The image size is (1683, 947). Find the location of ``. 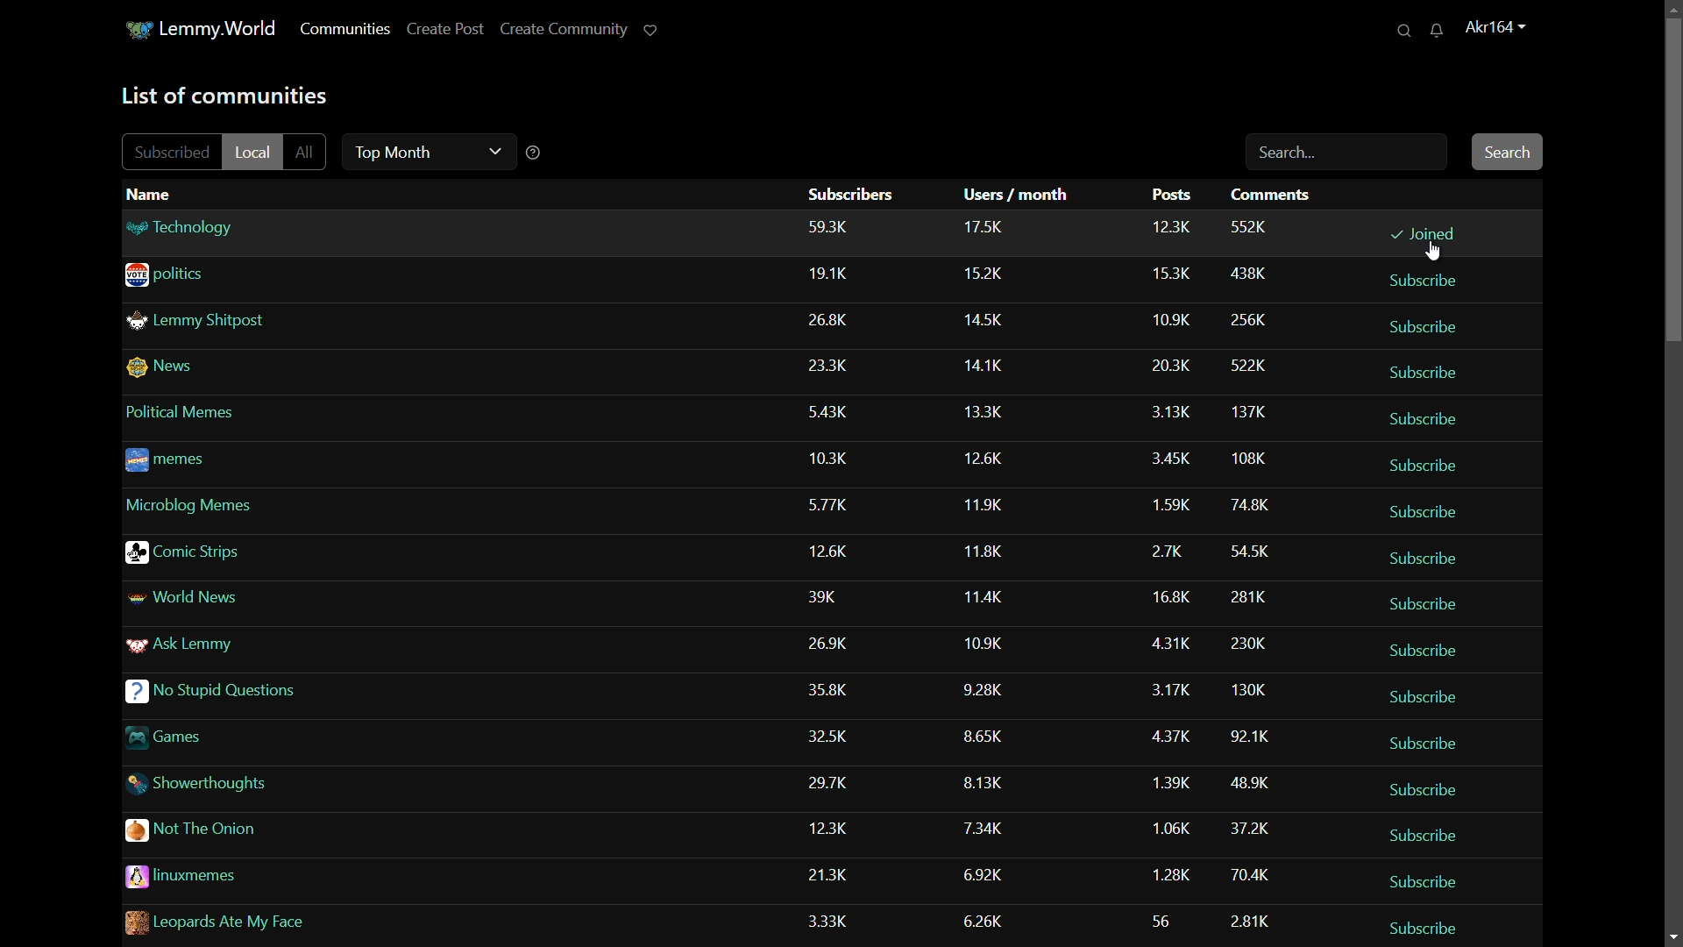

 is located at coordinates (314, 785).